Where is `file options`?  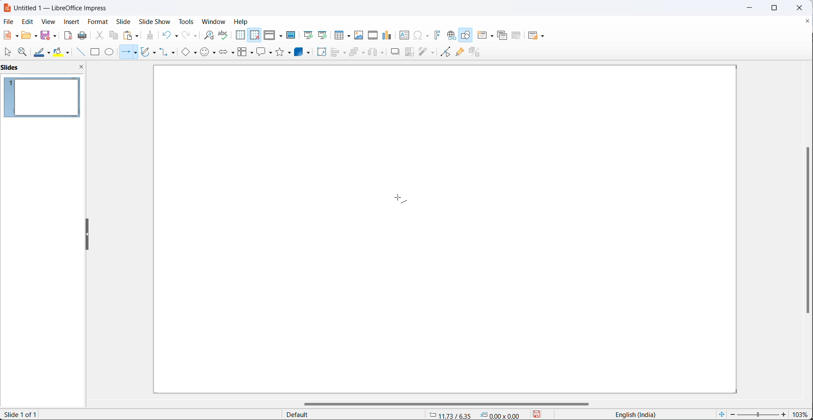 file options is located at coordinates (10, 35).